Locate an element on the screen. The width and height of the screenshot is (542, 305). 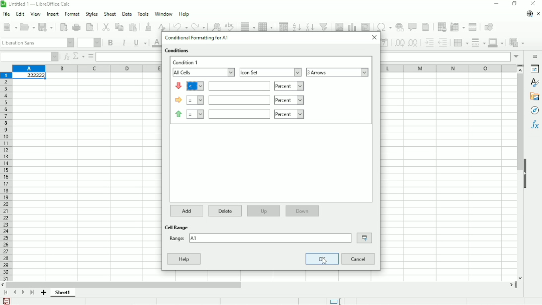
Up is located at coordinates (263, 211).